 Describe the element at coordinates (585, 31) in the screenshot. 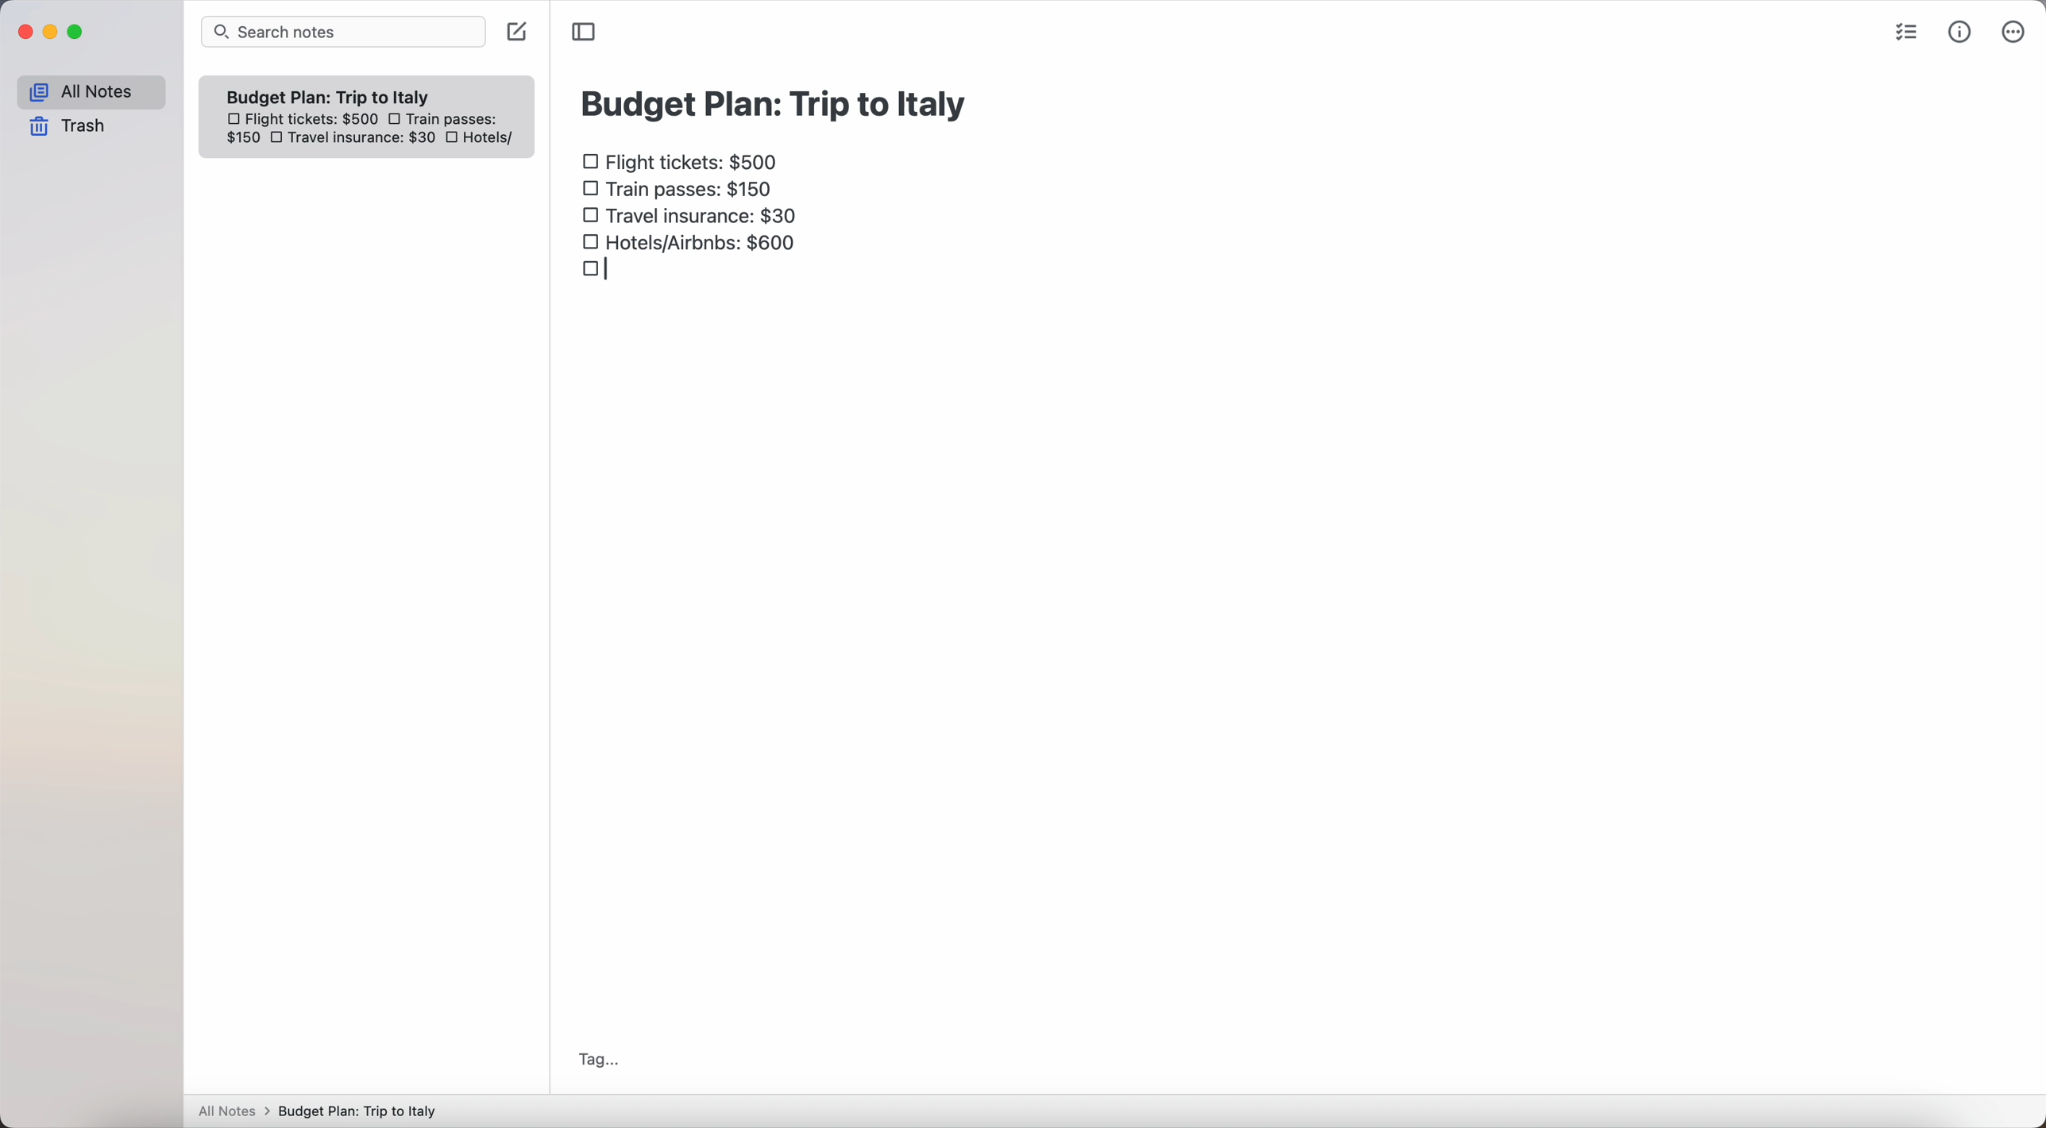

I see `toggle sidebar` at that location.